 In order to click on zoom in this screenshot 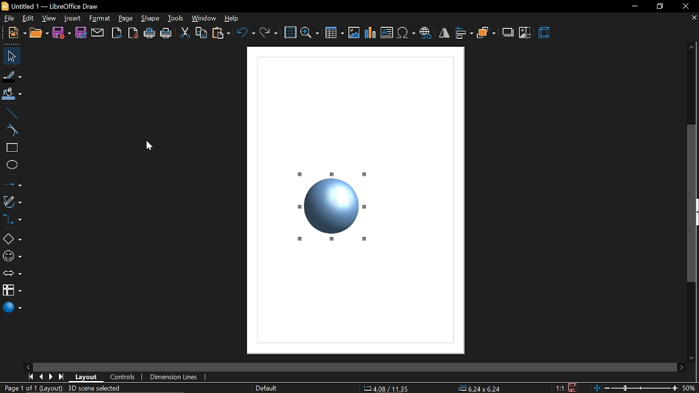, I will do `click(310, 32)`.